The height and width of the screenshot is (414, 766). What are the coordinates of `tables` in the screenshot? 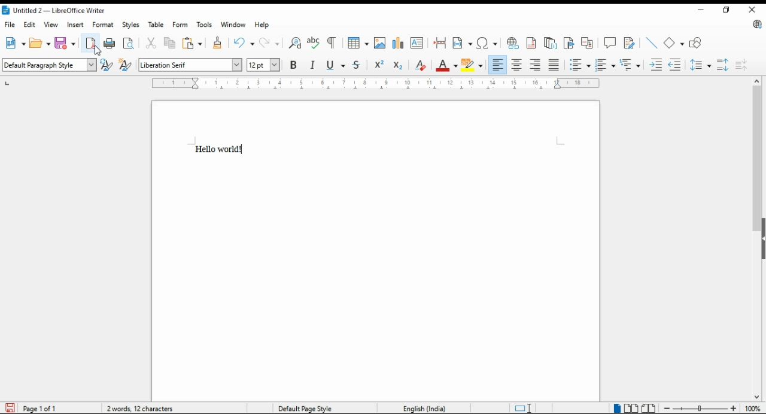 It's located at (157, 25).